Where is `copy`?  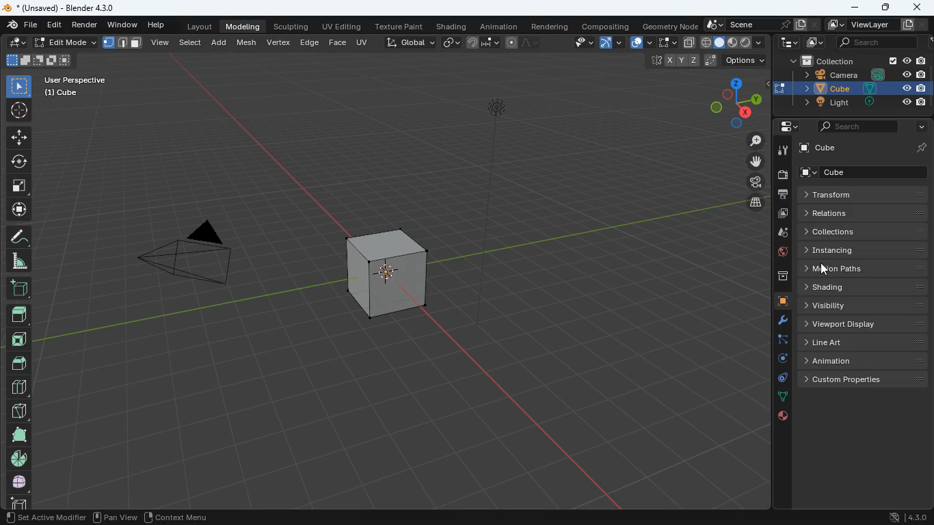
copy is located at coordinates (451, 41).